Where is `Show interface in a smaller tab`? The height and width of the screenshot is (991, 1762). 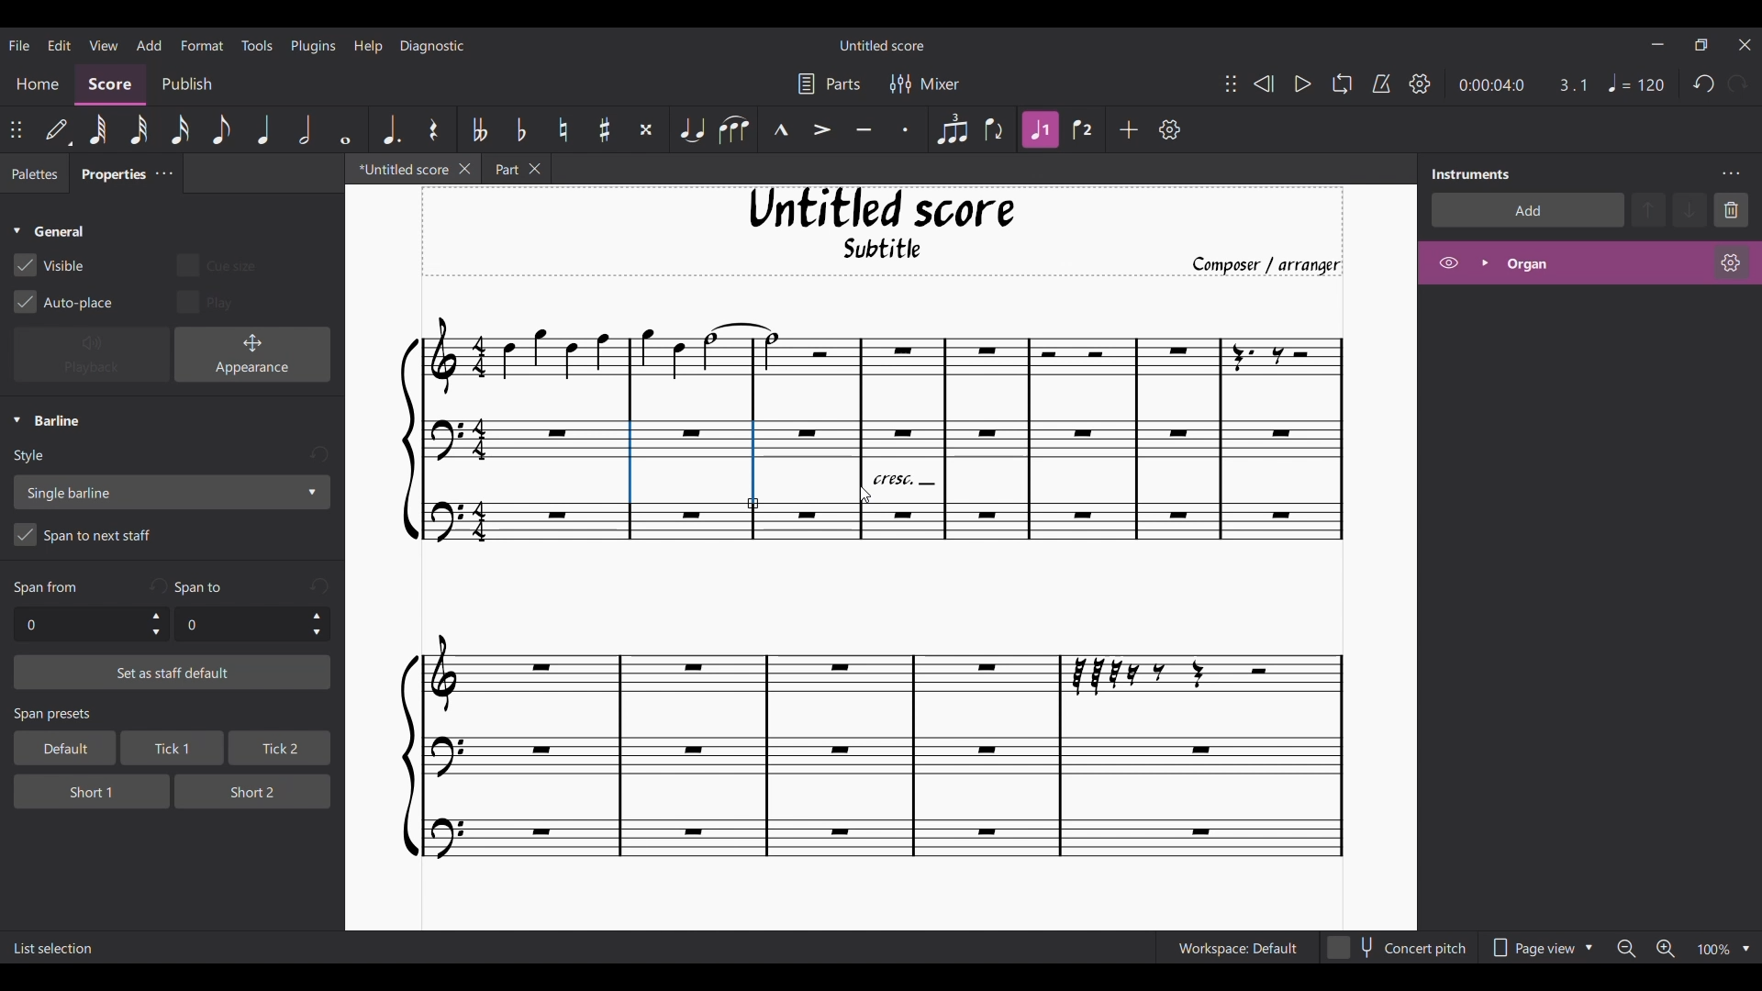 Show interface in a smaller tab is located at coordinates (1701, 45).